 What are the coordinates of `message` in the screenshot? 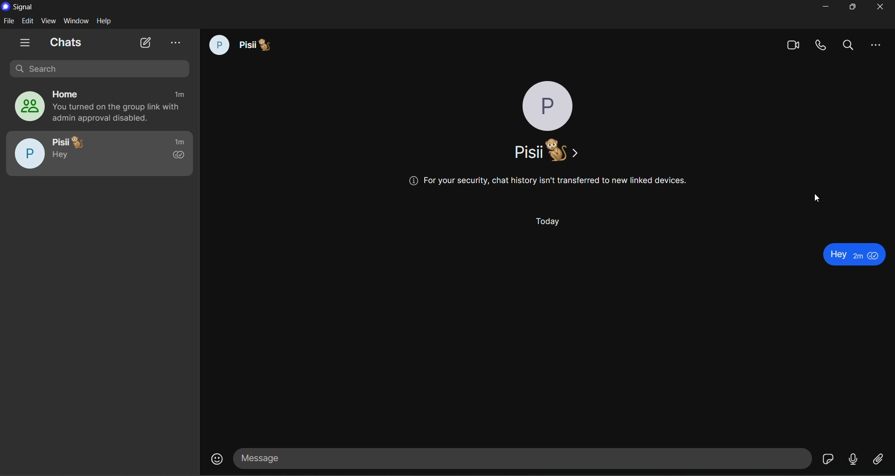 It's located at (524, 457).